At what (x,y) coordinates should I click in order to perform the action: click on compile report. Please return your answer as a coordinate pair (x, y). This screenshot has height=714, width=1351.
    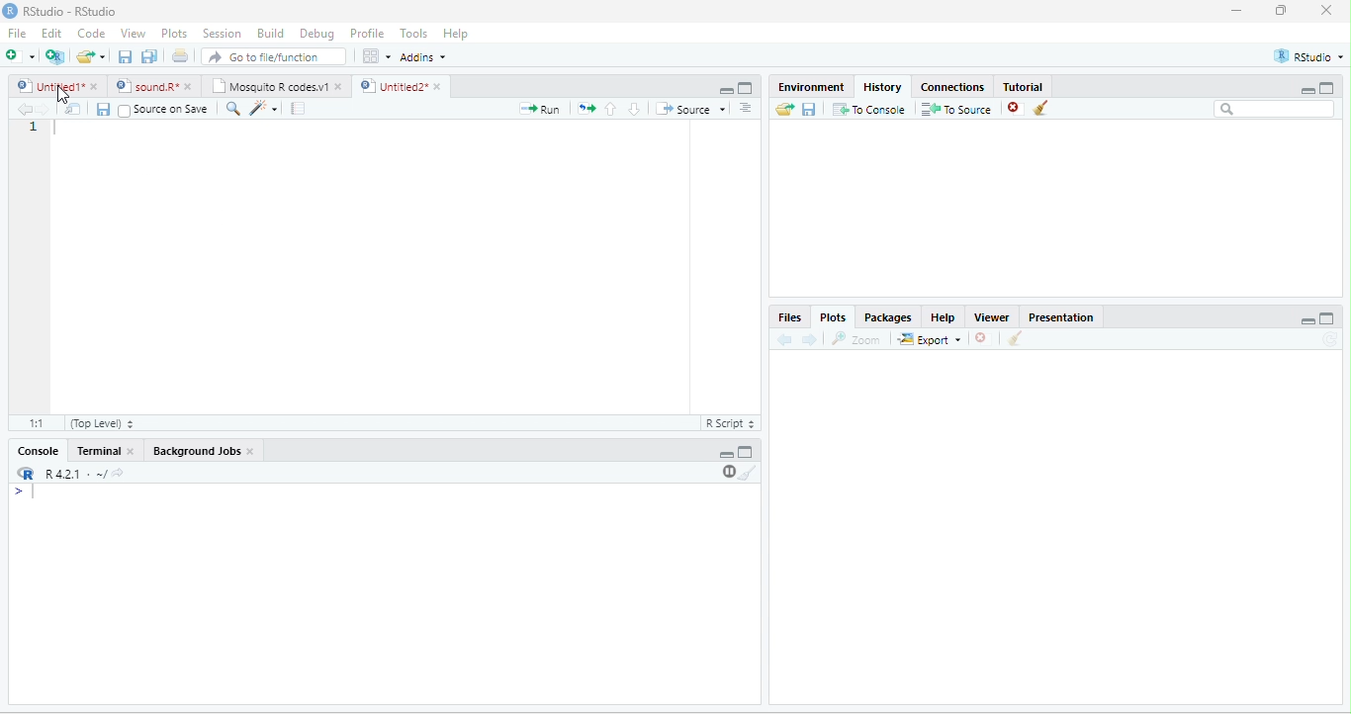
    Looking at the image, I should click on (298, 108).